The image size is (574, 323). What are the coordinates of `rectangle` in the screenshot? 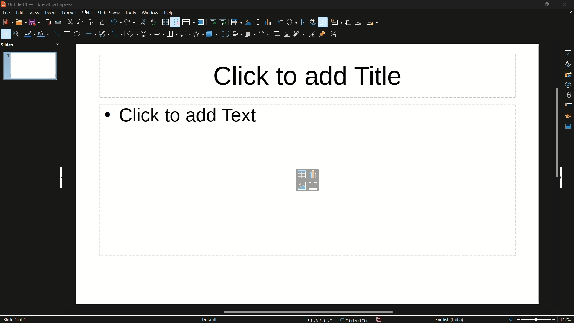 It's located at (66, 34).